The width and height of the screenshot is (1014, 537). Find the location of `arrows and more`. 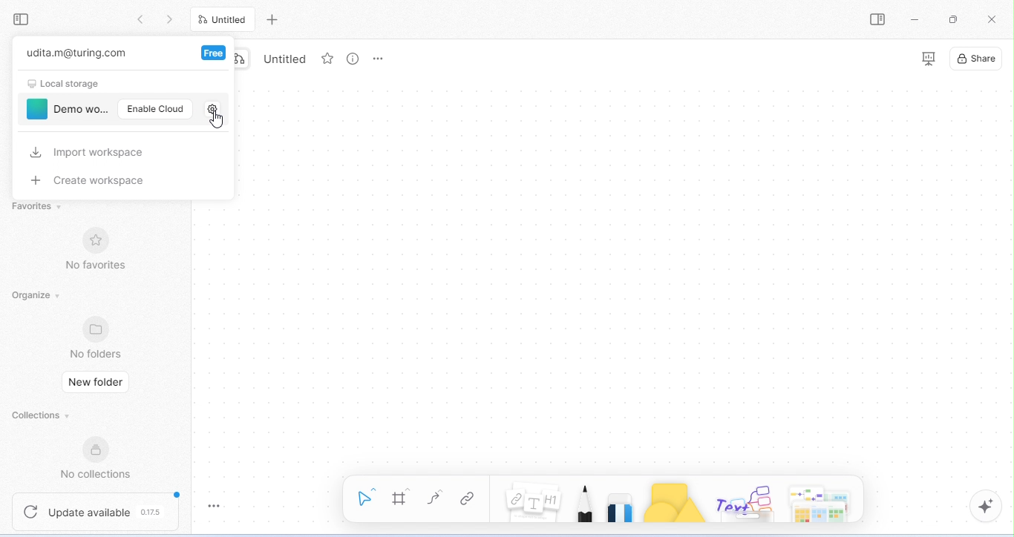

arrows and more is located at coordinates (819, 503).